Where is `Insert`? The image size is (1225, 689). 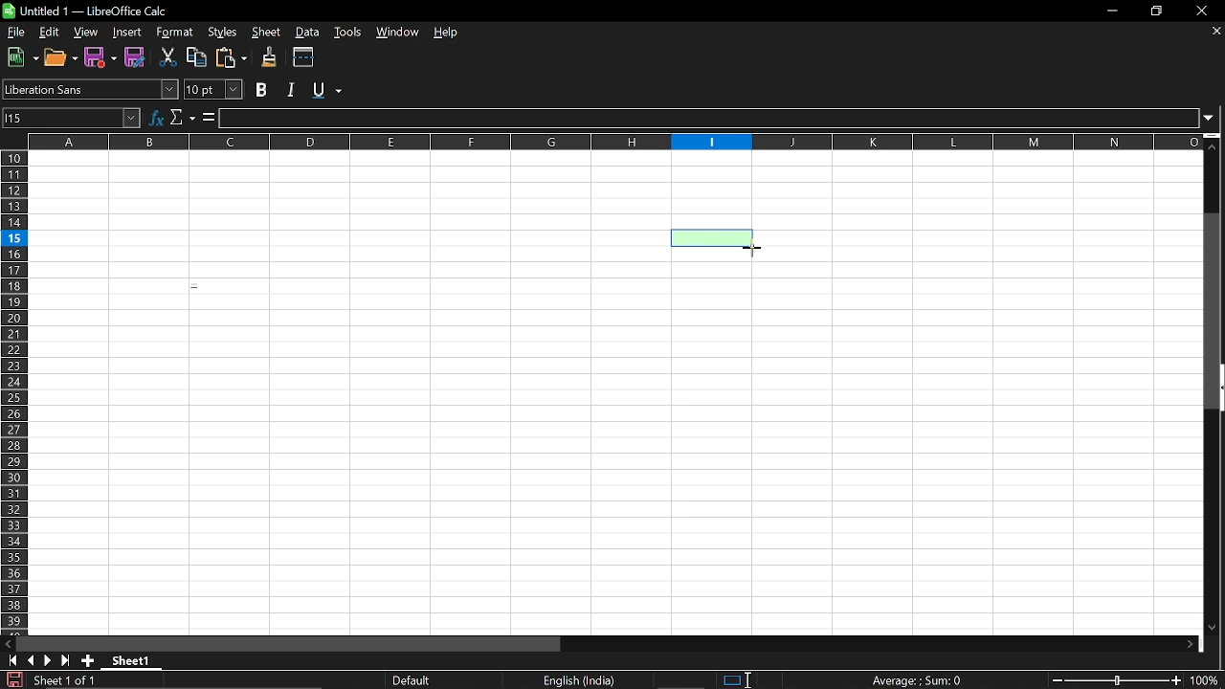
Insert is located at coordinates (128, 32).